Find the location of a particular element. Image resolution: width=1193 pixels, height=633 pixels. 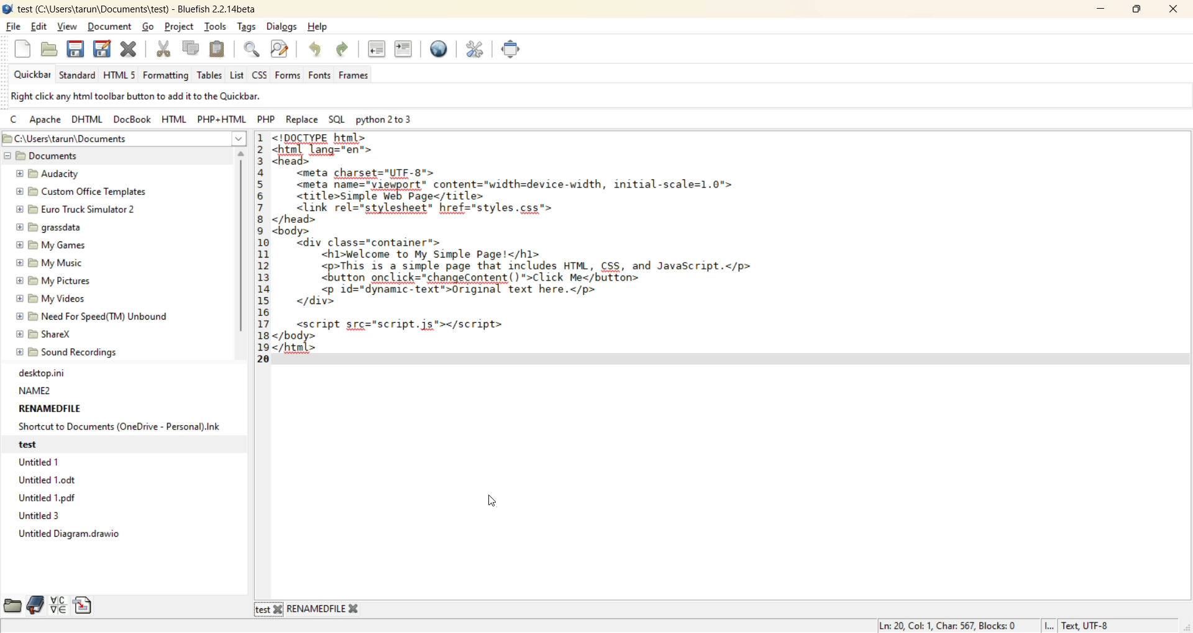

tables is located at coordinates (209, 74).